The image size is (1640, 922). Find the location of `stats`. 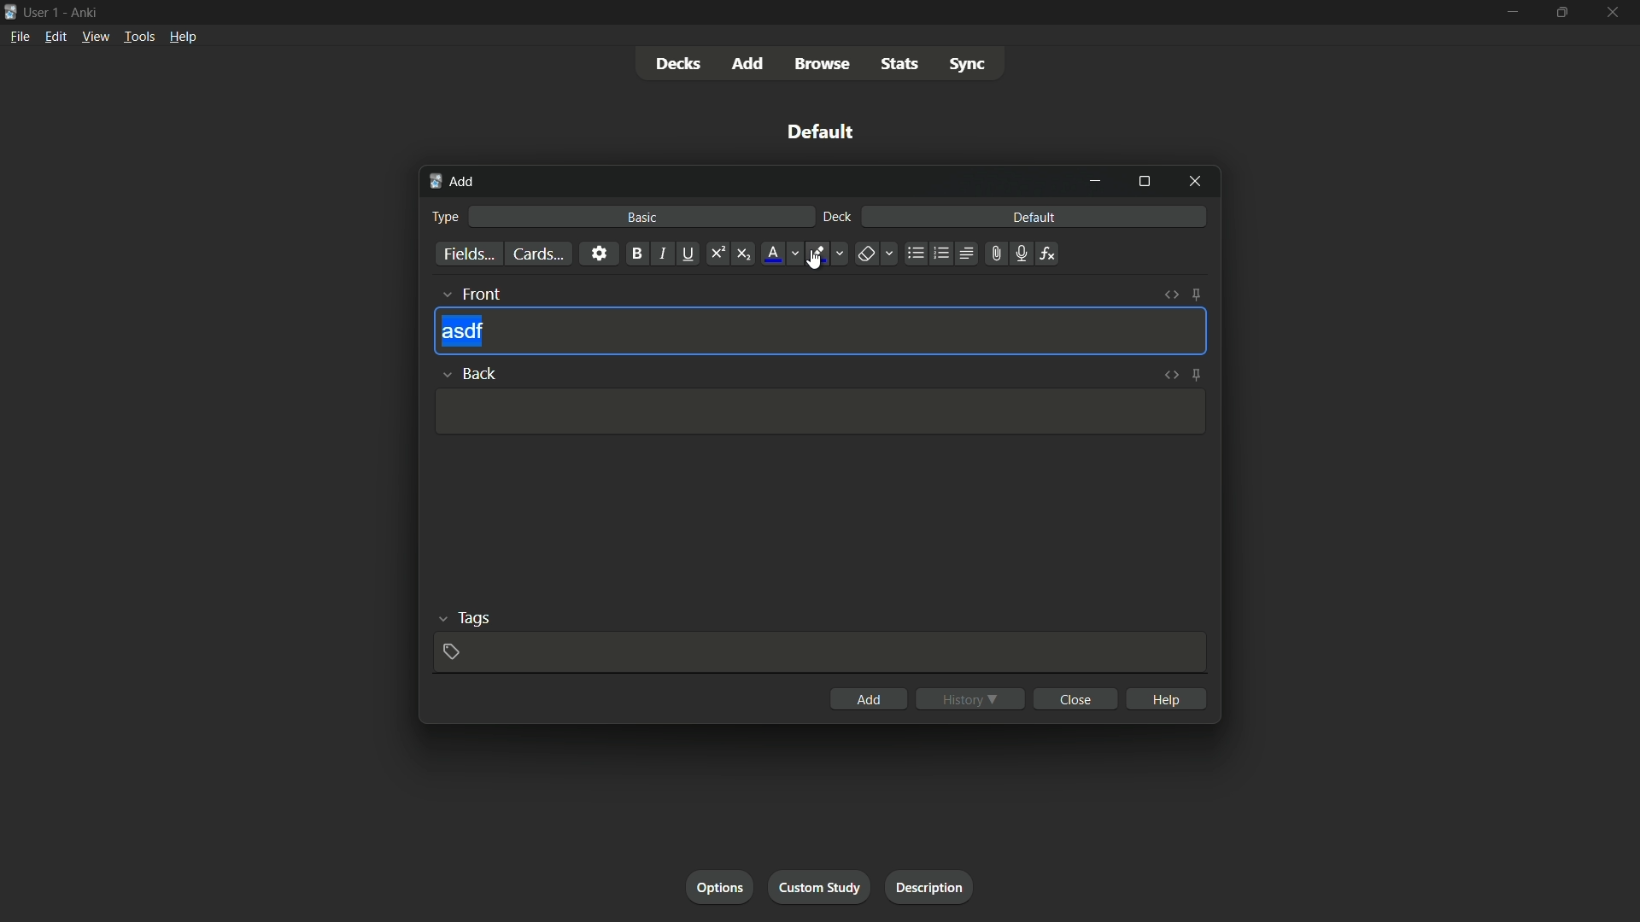

stats is located at coordinates (899, 65).